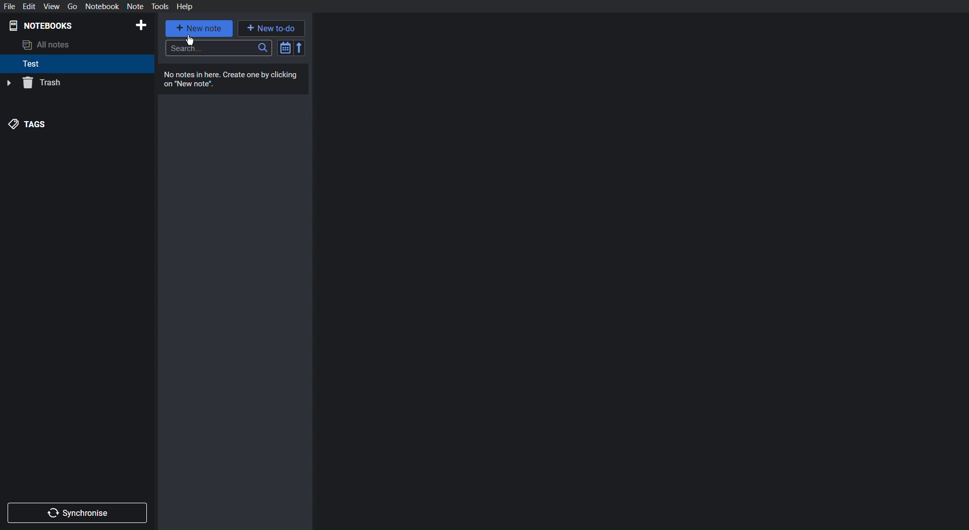 The height and width of the screenshot is (530, 969). What do you see at coordinates (28, 125) in the screenshot?
I see `Tags` at bounding box center [28, 125].